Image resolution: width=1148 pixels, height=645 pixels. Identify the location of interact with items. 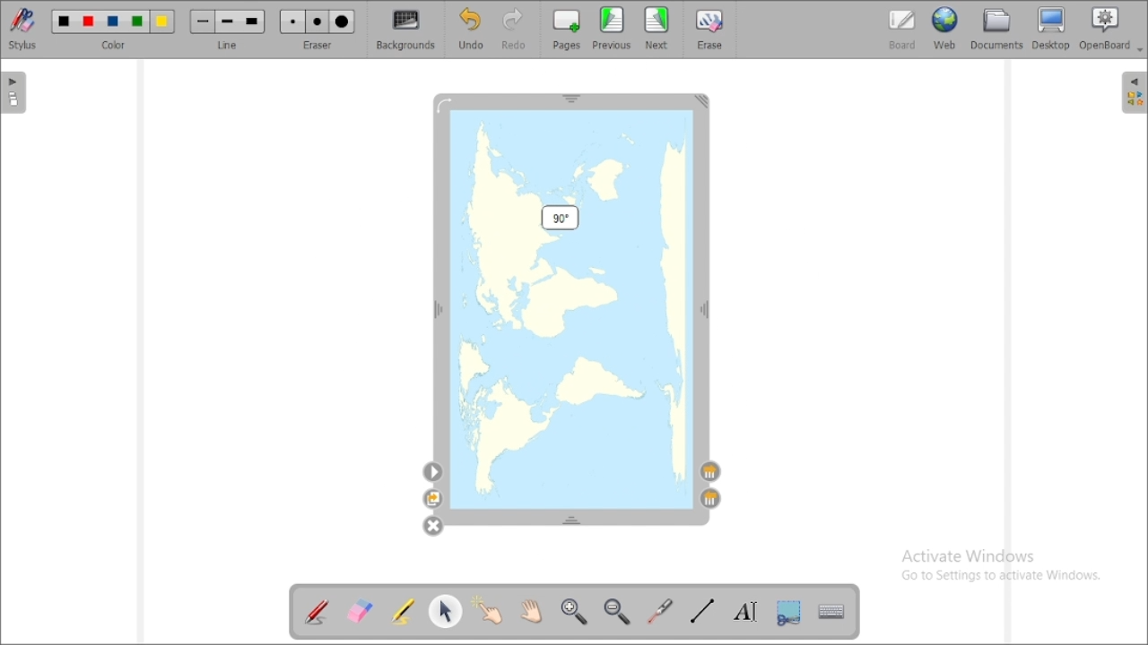
(487, 609).